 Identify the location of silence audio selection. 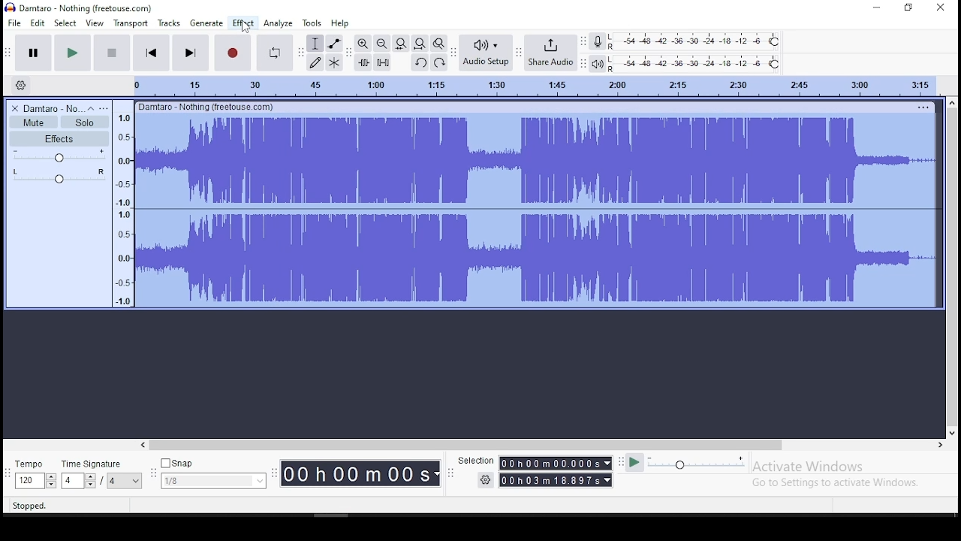
(383, 62).